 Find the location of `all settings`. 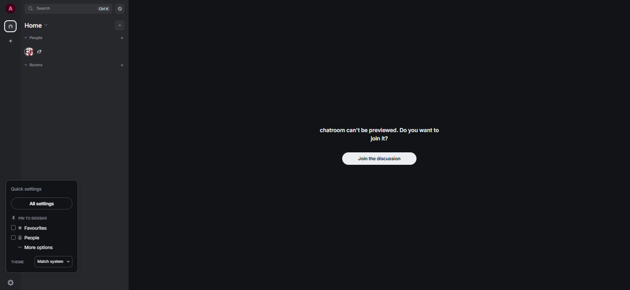

all settings is located at coordinates (41, 203).